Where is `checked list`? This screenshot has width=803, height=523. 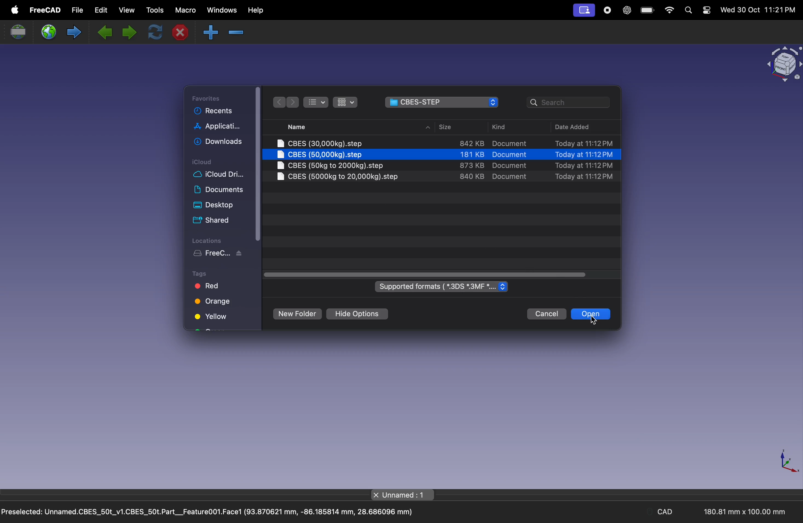
checked list is located at coordinates (347, 103).